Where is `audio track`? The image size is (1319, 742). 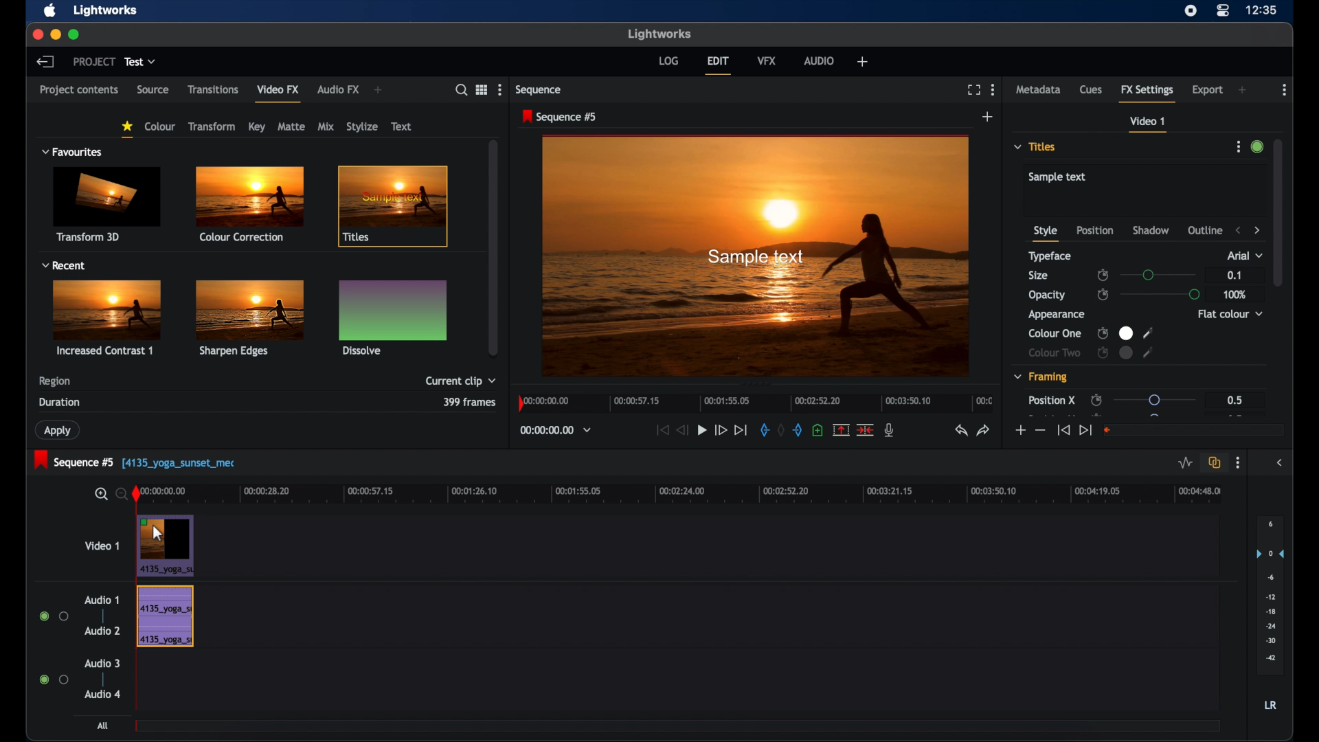 audio track is located at coordinates (165, 616).